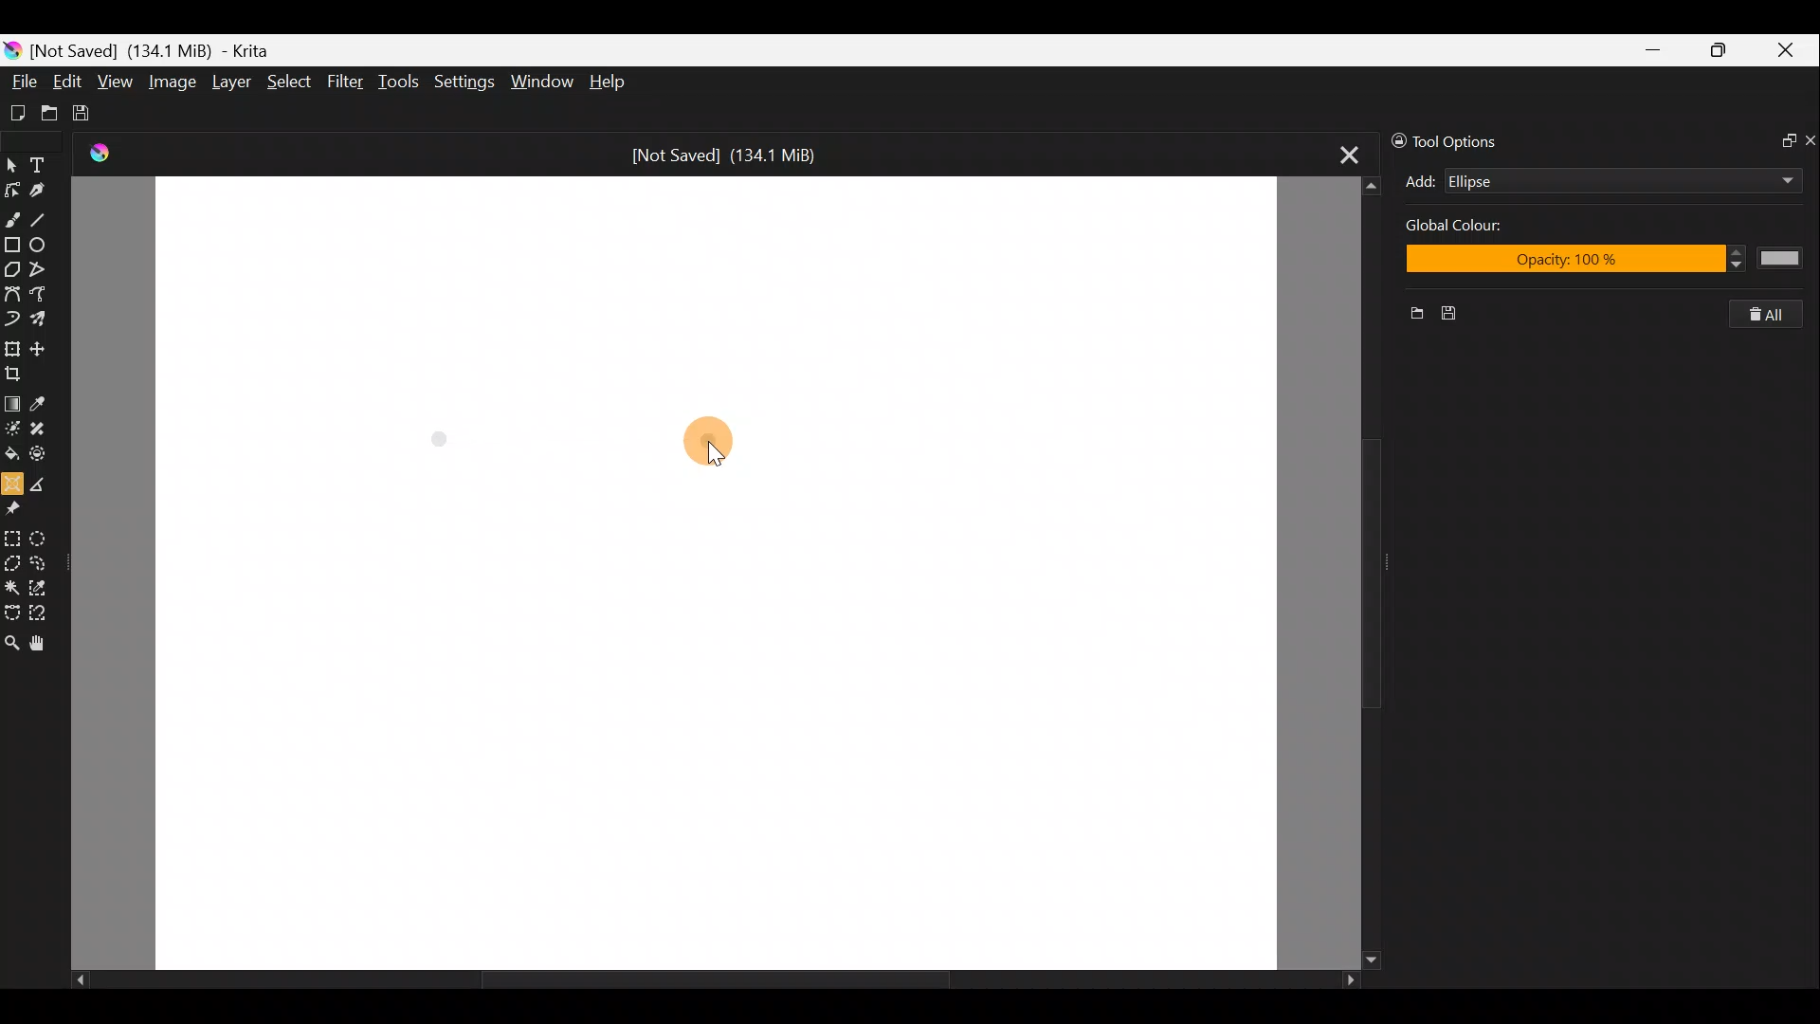 The height and width of the screenshot is (1024, 1820). I want to click on Canvas, so click(717, 574).